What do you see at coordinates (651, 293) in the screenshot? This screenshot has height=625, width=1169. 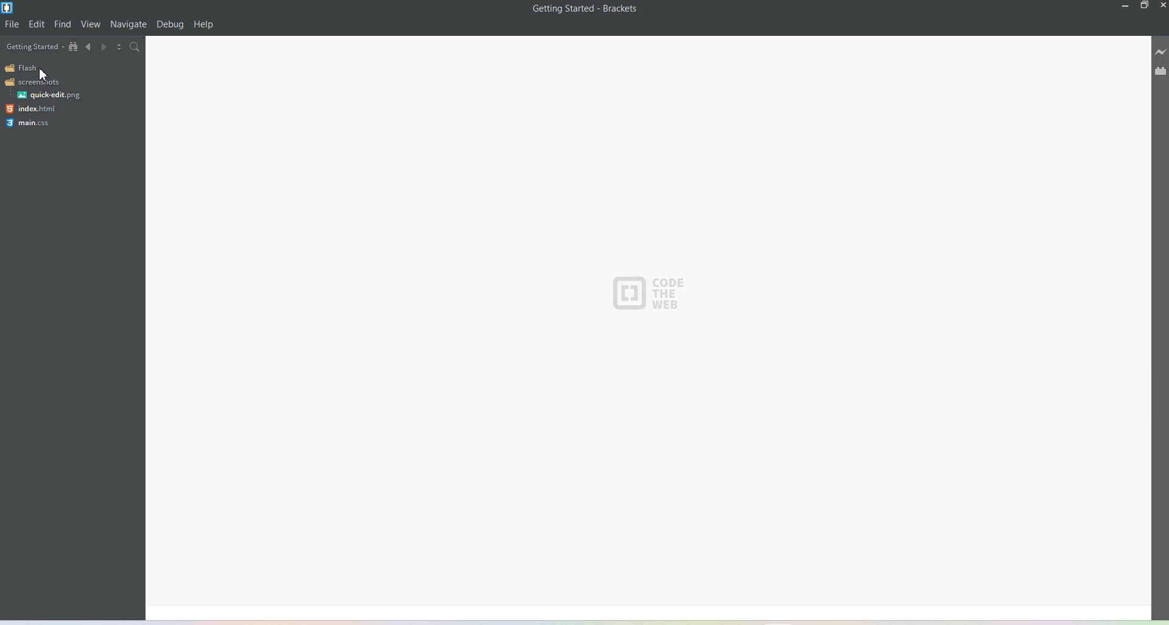 I see `Logo` at bounding box center [651, 293].